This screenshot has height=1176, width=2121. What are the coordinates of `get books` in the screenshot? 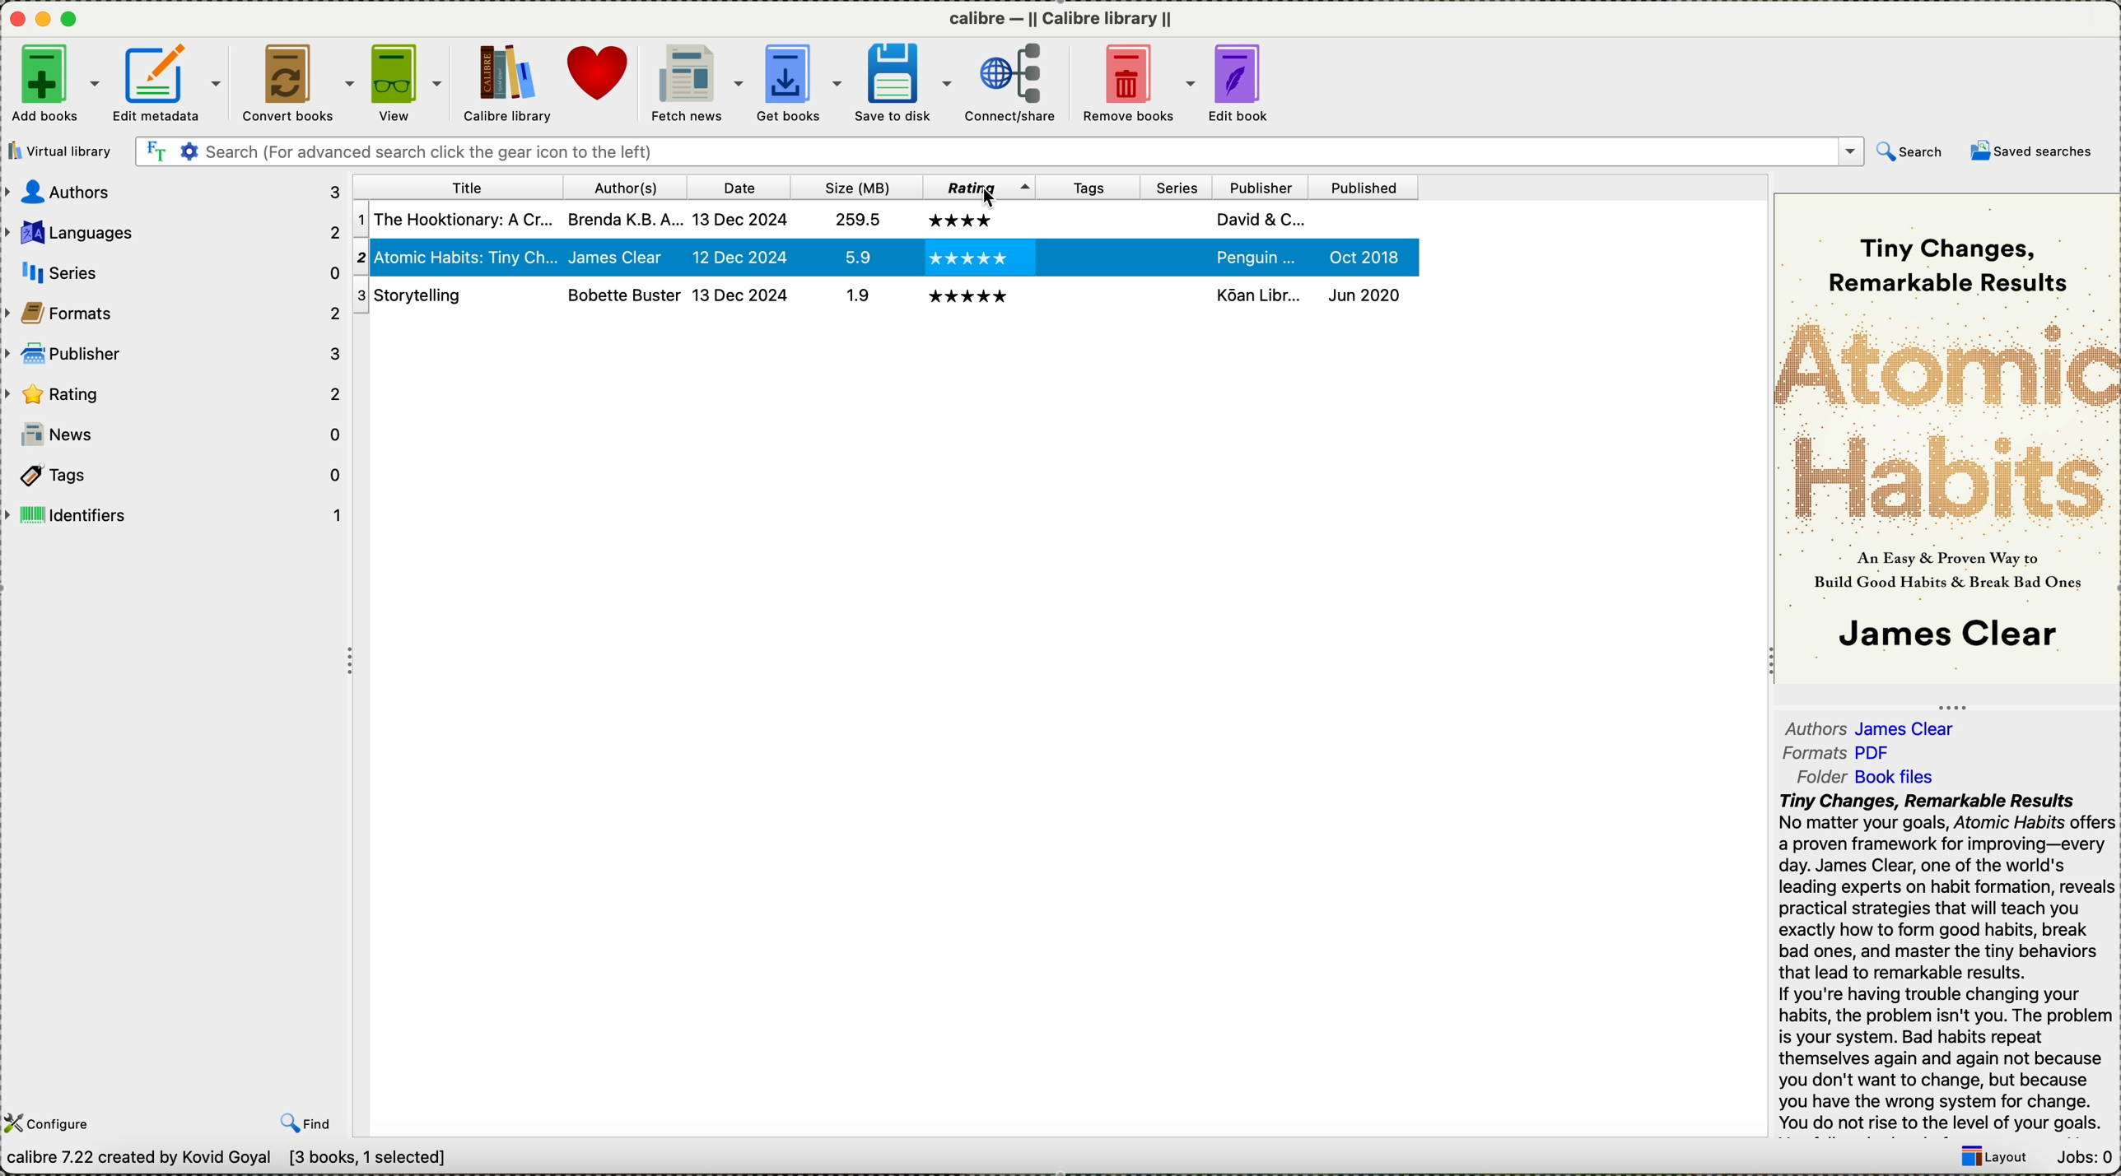 It's located at (800, 83).